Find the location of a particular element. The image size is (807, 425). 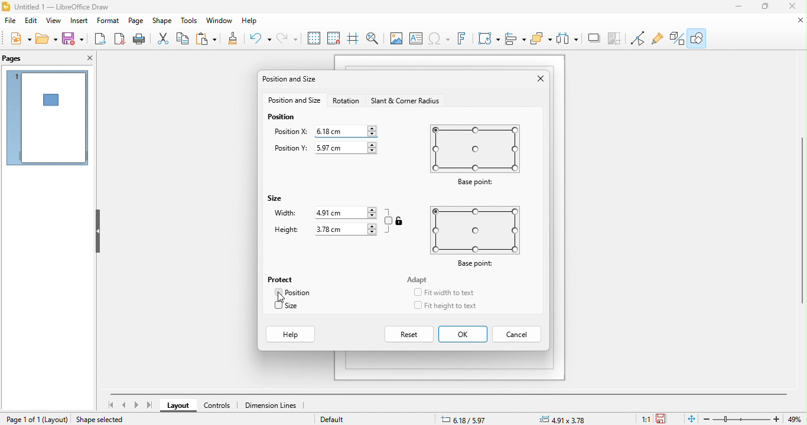

position y is located at coordinates (292, 149).